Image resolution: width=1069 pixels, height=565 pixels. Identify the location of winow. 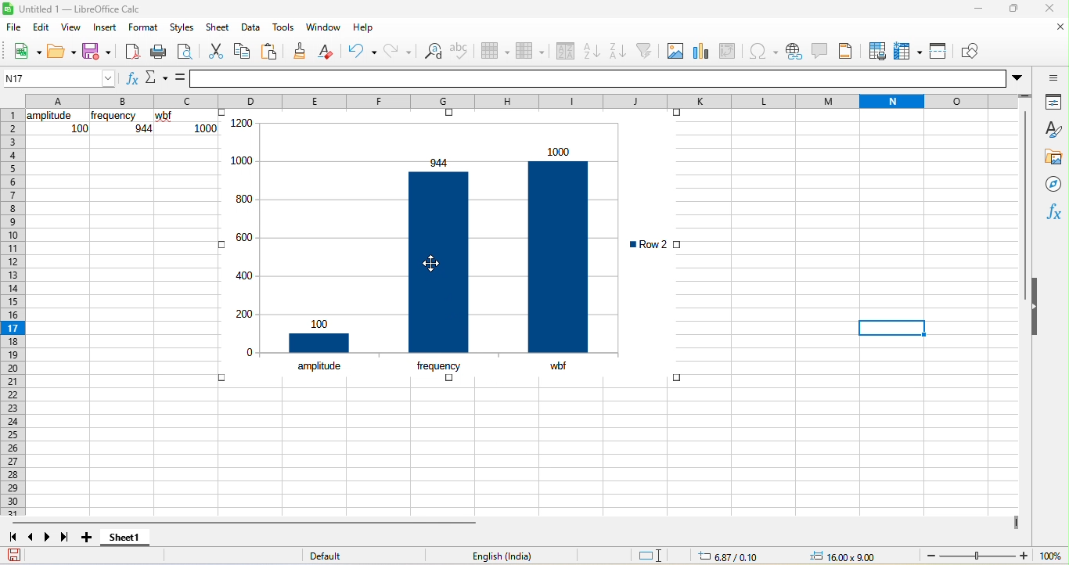
(324, 29).